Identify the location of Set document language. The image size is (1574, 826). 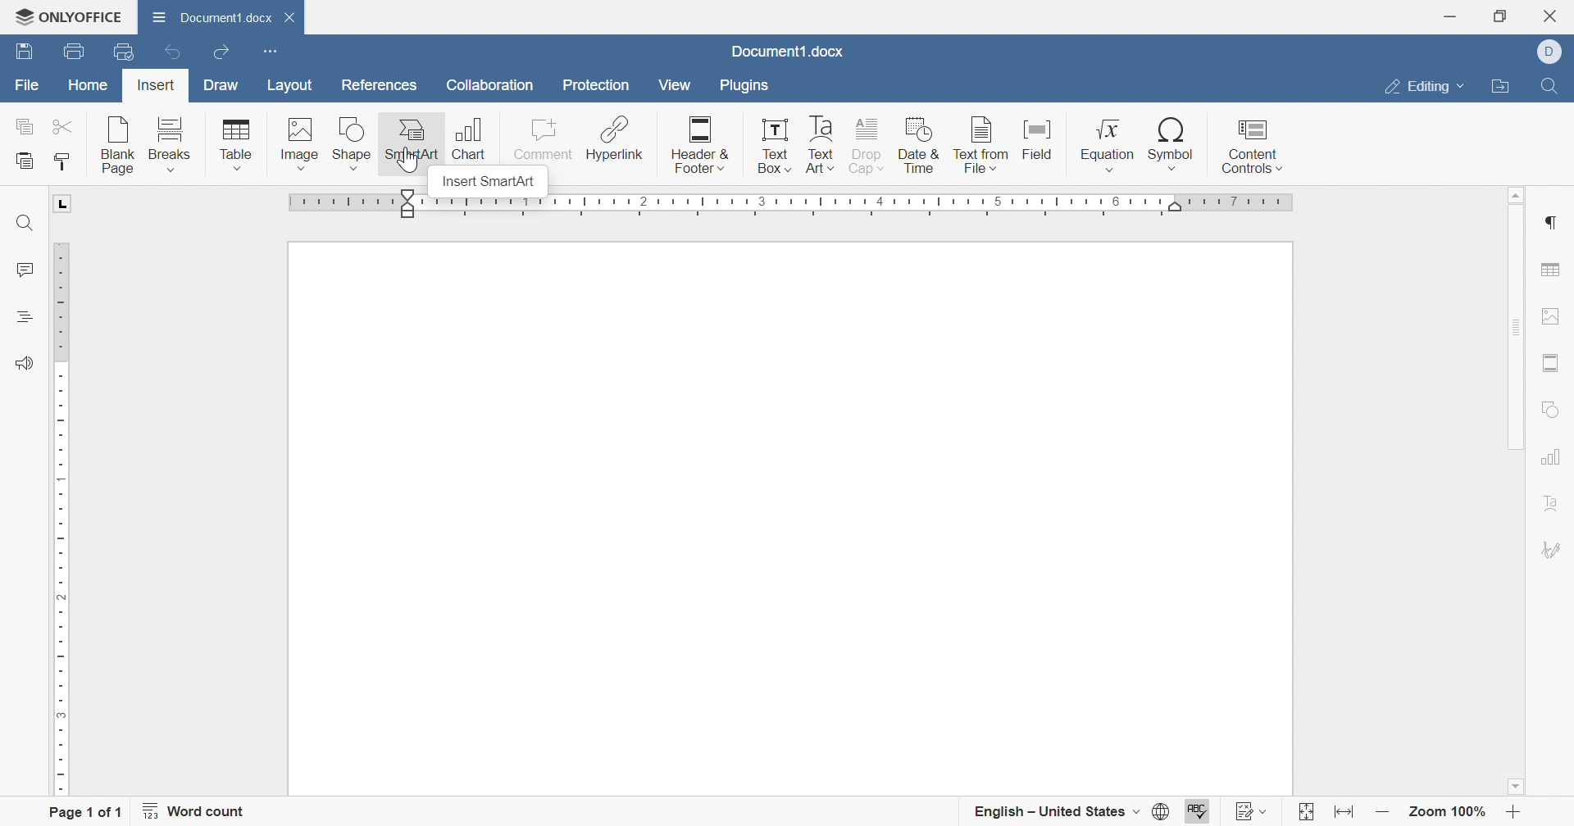
(1162, 810).